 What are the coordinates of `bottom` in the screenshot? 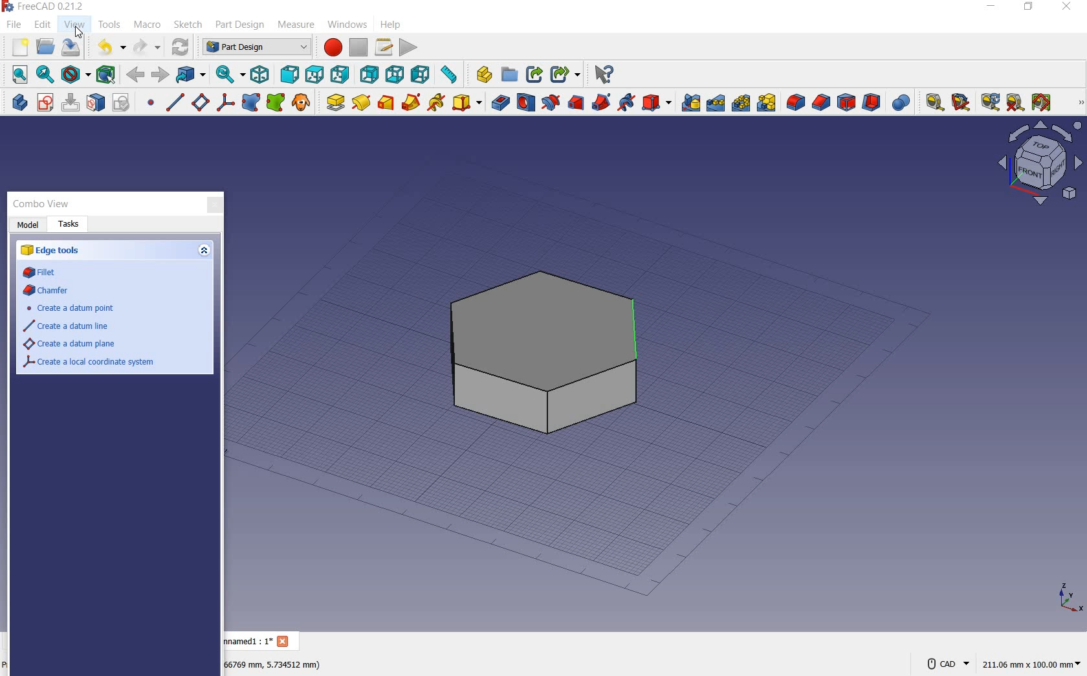 It's located at (397, 74).